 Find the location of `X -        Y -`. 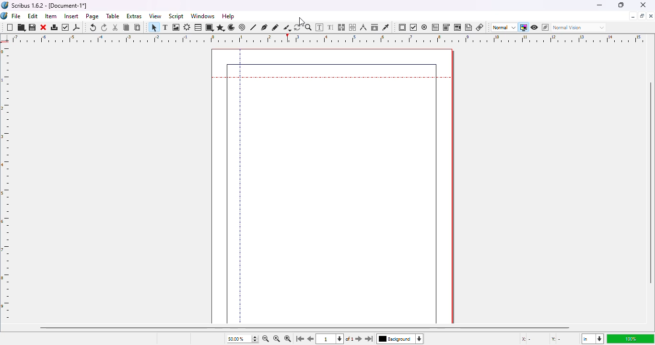

X -        Y - is located at coordinates (542, 339).